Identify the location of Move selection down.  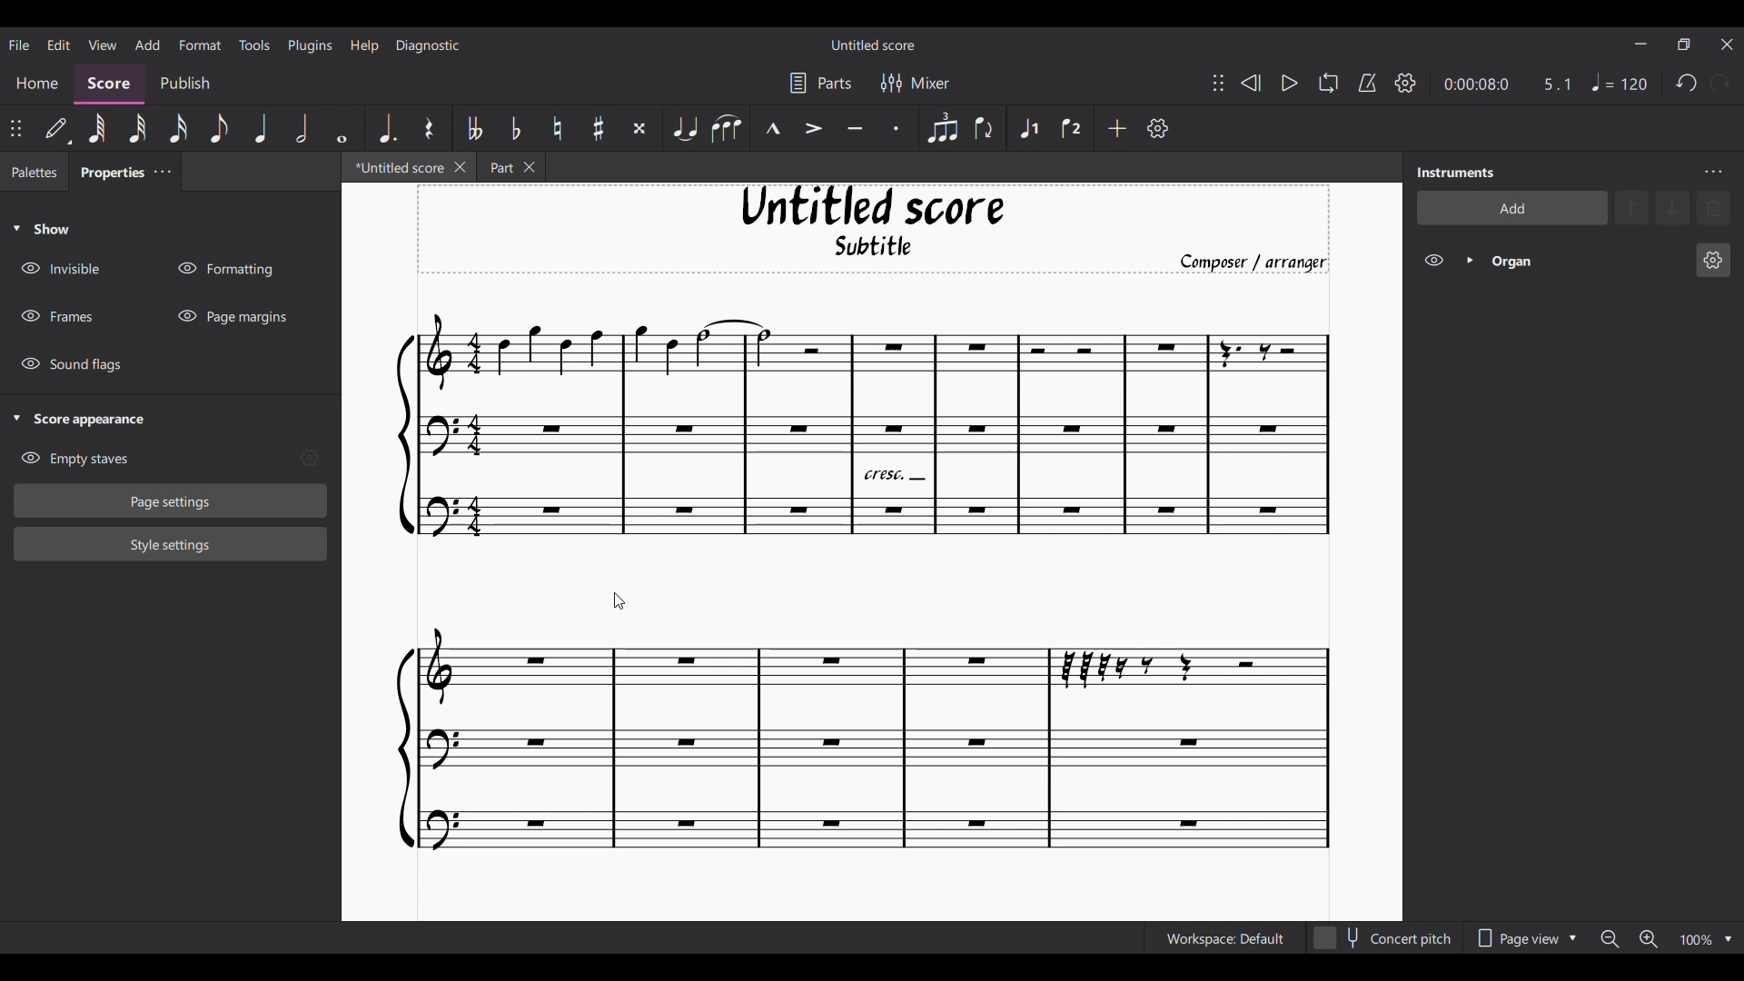
(1674, 208).